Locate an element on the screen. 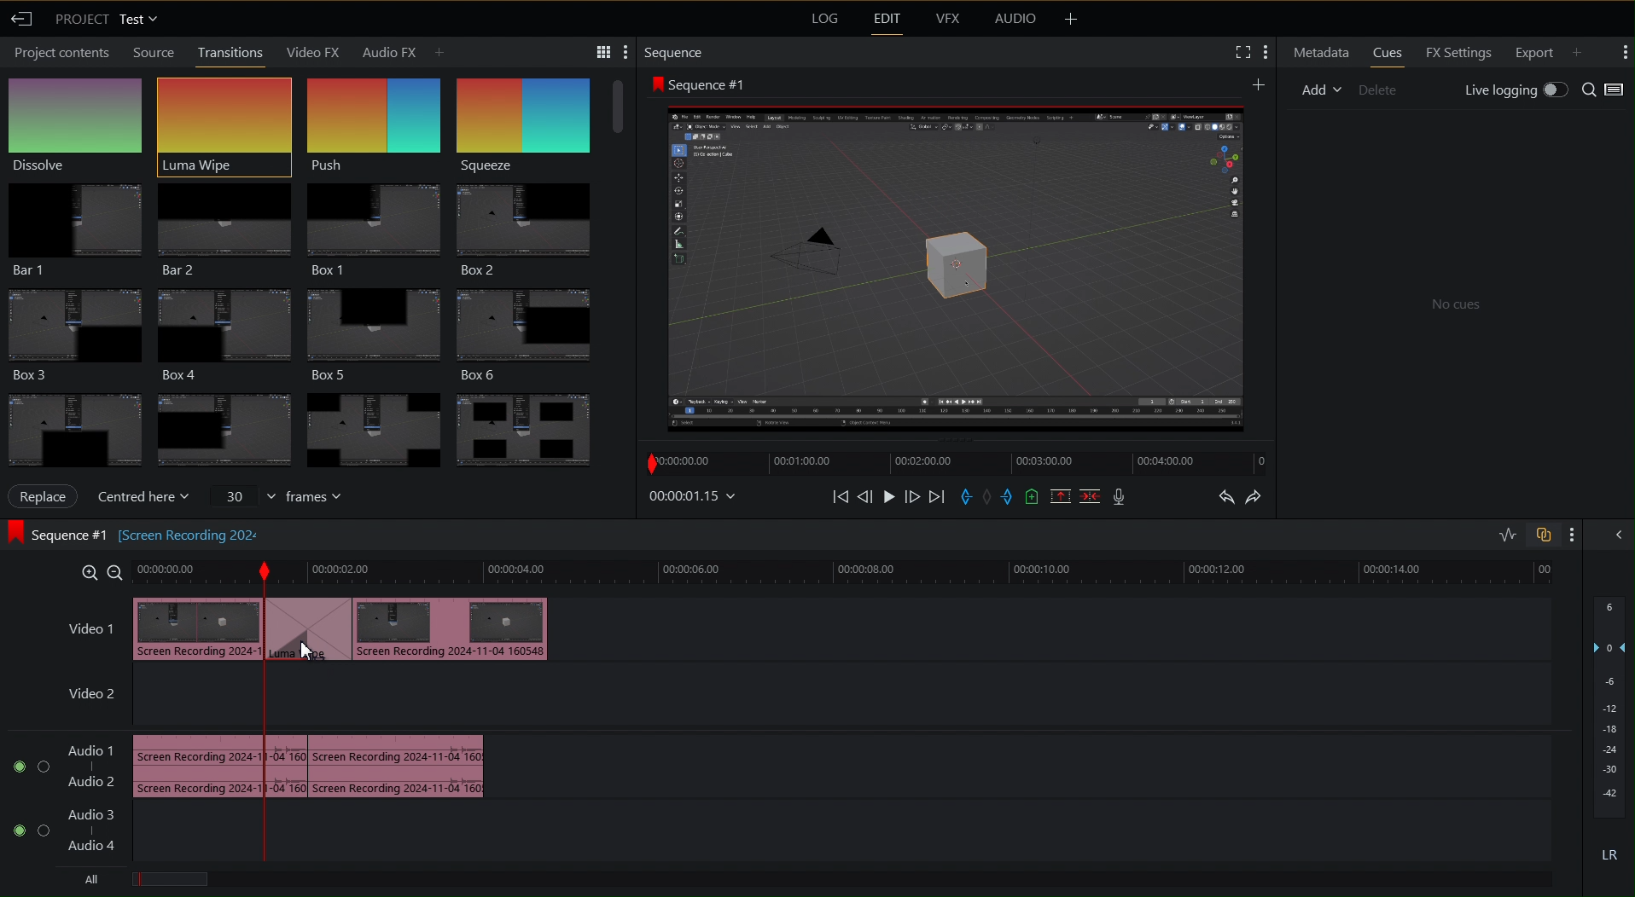 This screenshot has width=1635, height=897. Box 1 is located at coordinates (373, 223).